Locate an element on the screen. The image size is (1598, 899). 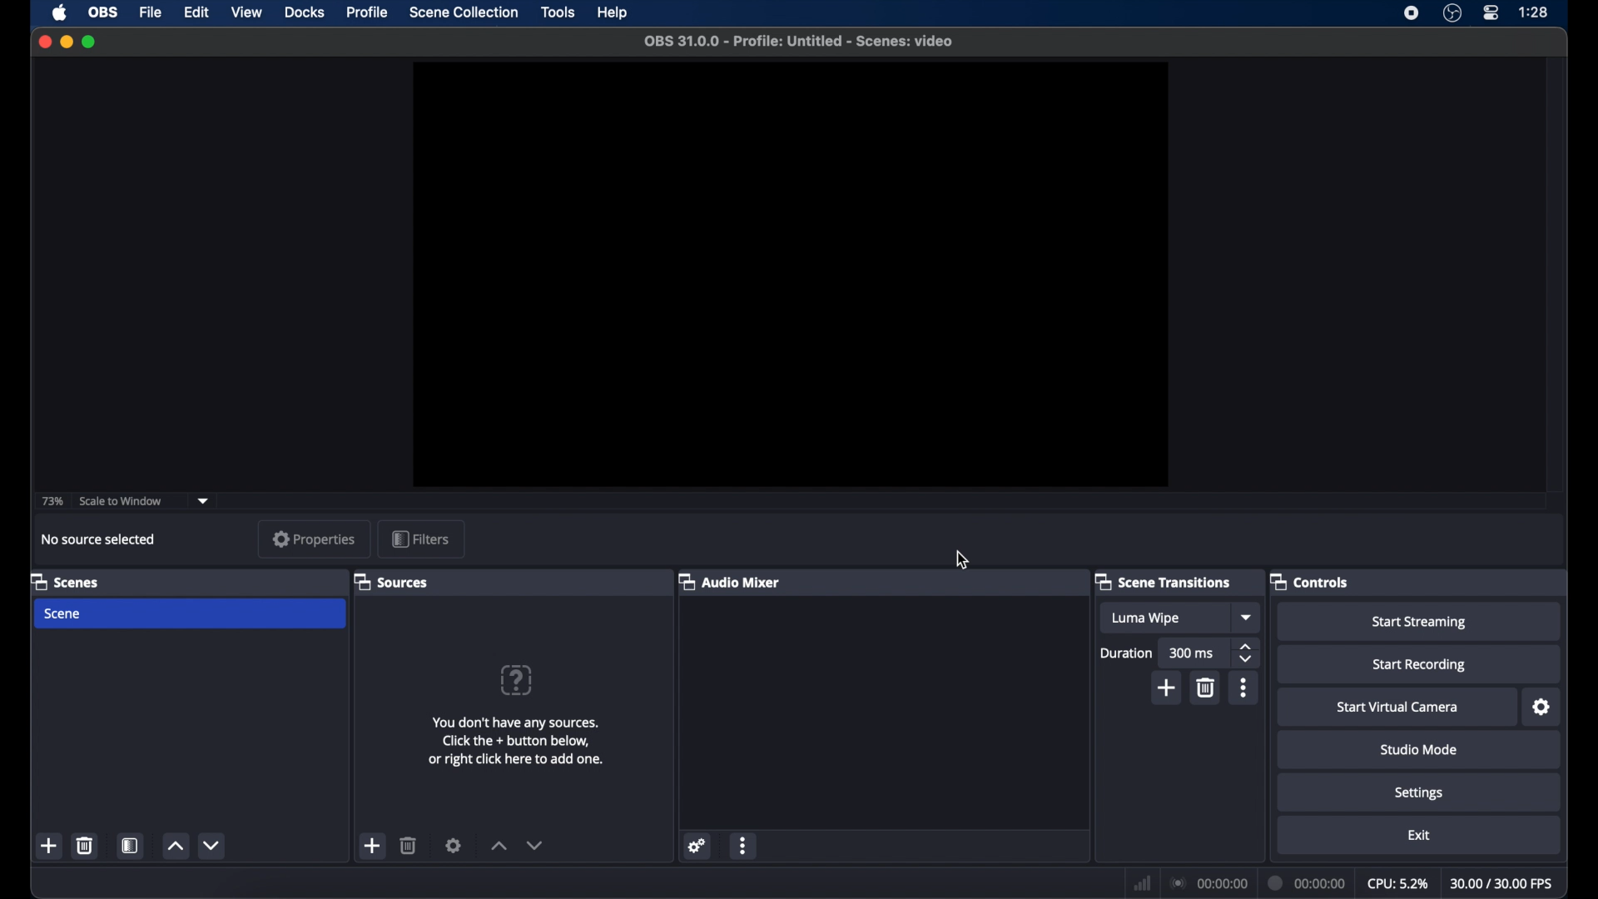
cpu is located at coordinates (1397, 884).